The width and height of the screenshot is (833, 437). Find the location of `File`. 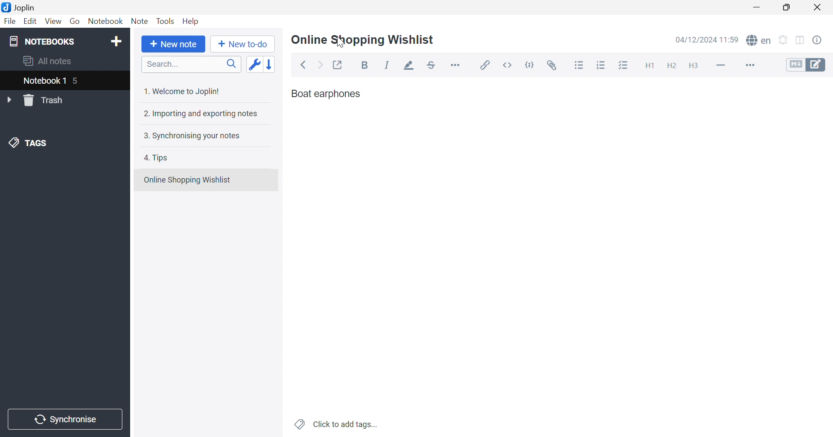

File is located at coordinates (11, 22).